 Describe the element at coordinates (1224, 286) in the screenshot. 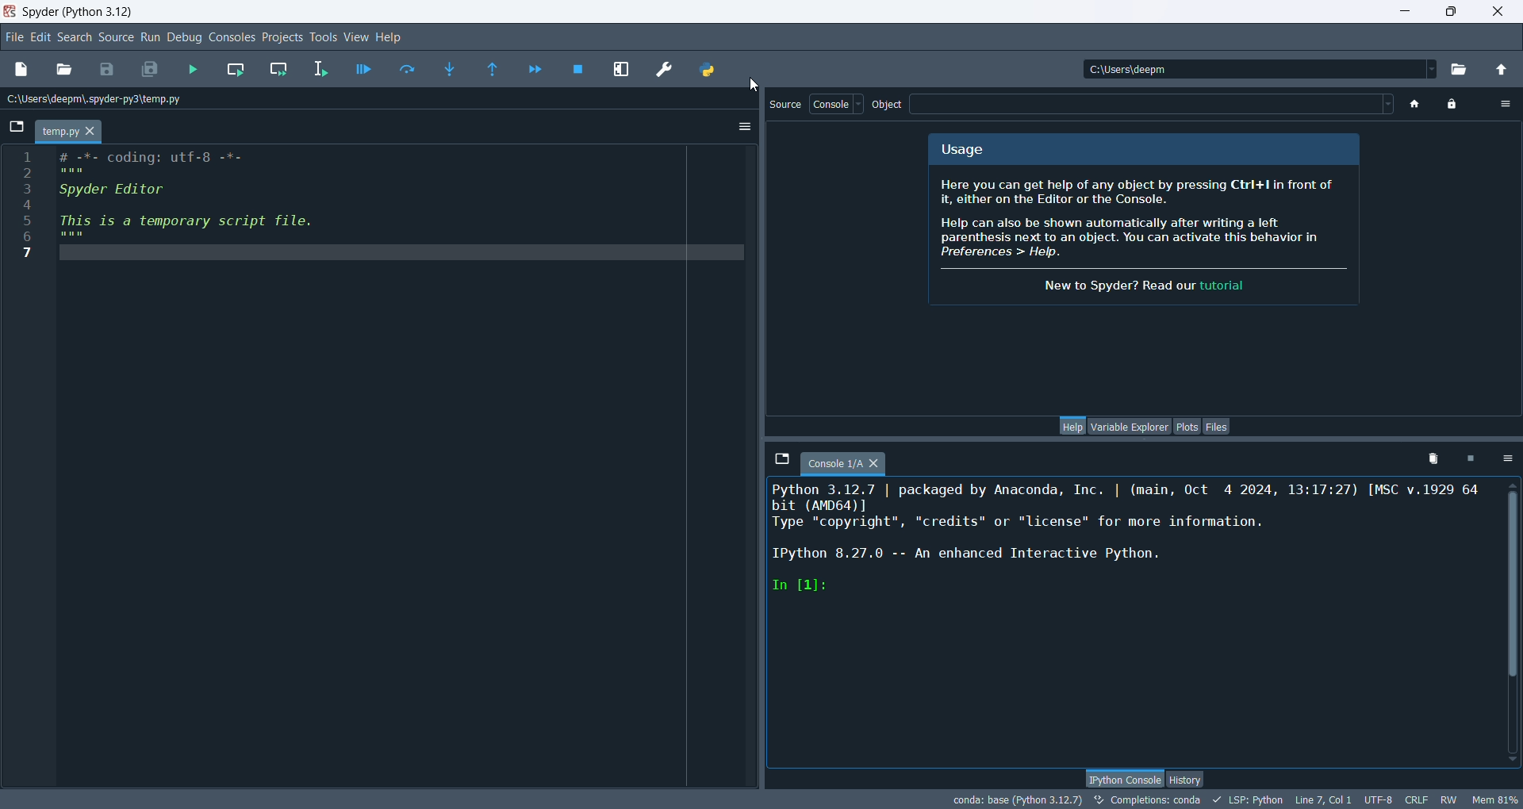

I see `tutorial link` at that location.